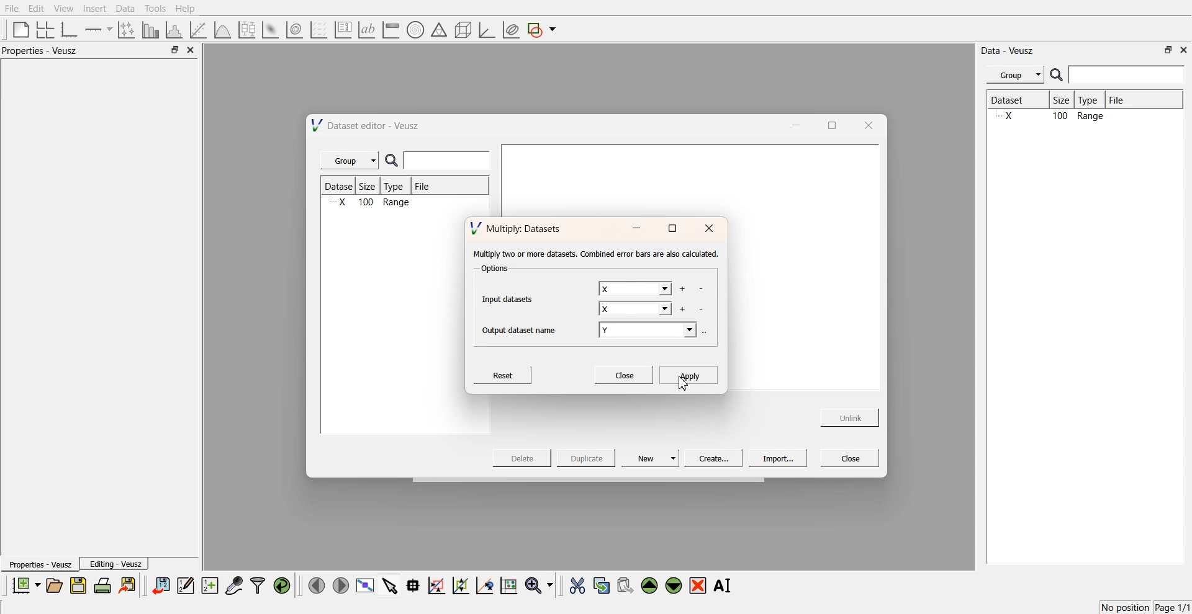 This screenshot has height=614, width=1192. Describe the element at coordinates (413, 585) in the screenshot. I see `read data points` at that location.